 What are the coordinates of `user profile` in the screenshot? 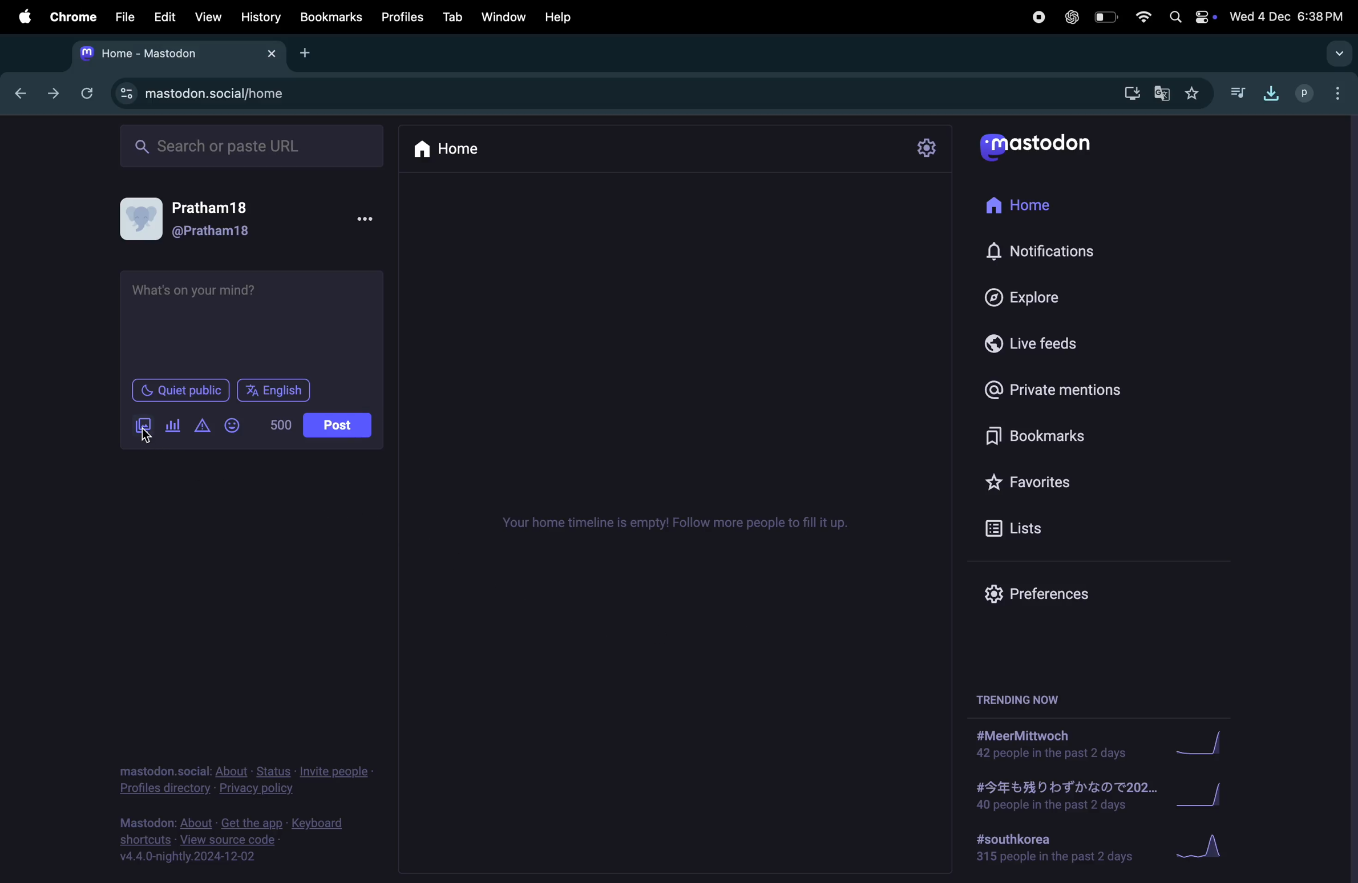 It's located at (199, 217).